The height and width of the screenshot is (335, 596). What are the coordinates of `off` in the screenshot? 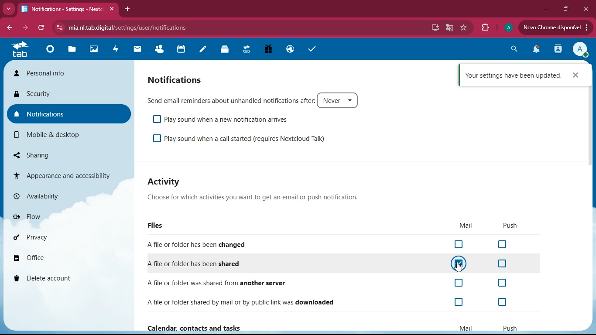 It's located at (503, 283).